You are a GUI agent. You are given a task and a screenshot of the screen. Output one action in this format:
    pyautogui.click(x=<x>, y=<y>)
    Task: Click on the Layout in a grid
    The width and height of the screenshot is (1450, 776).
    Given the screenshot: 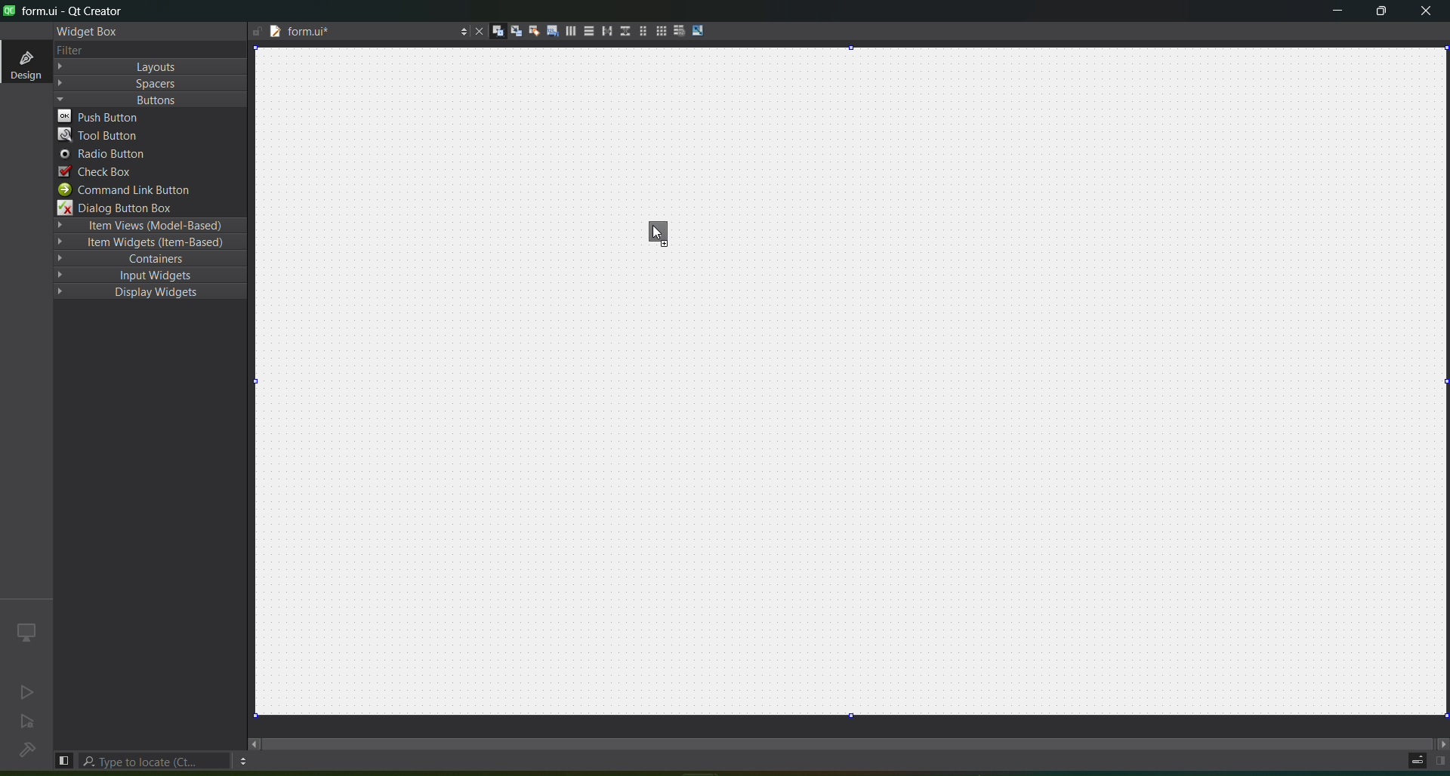 What is the action you would take?
    pyautogui.click(x=660, y=31)
    